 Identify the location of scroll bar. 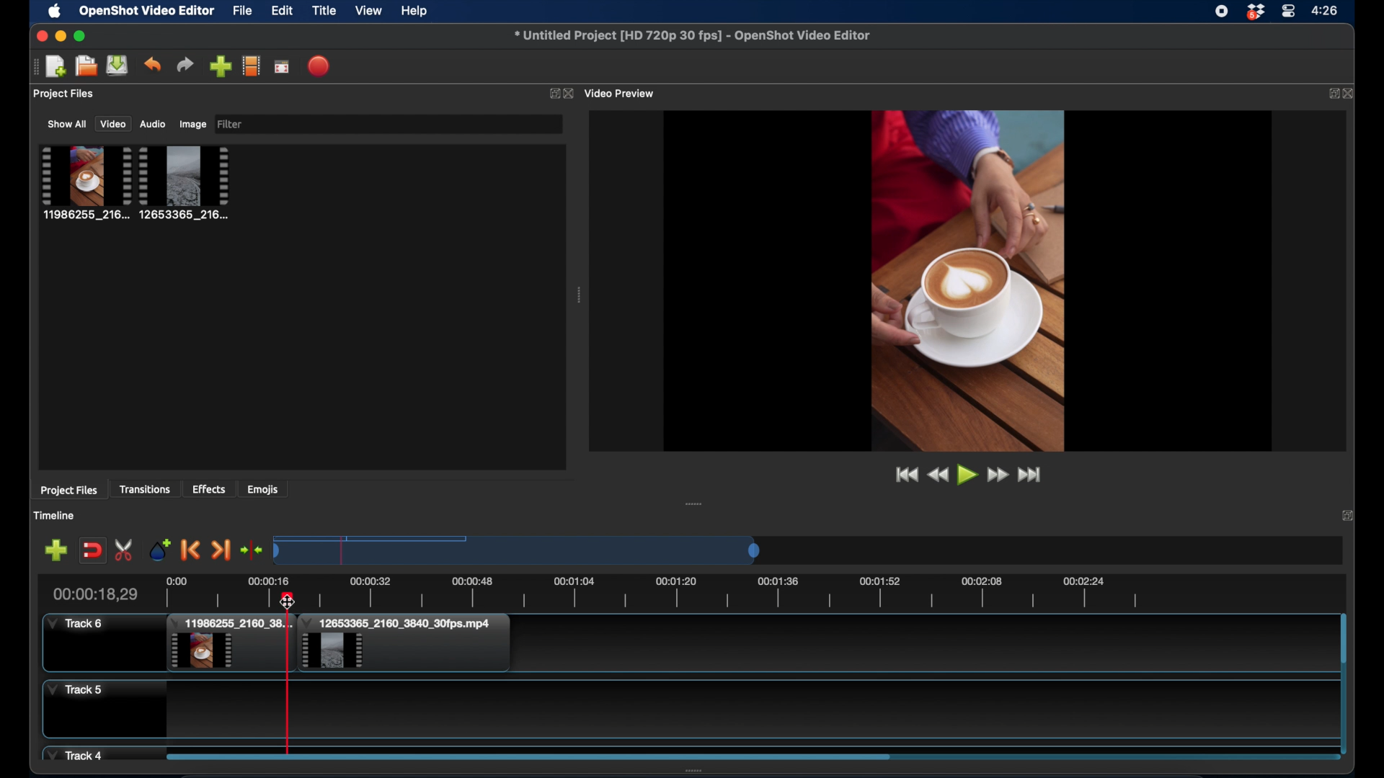
(1343, 640).